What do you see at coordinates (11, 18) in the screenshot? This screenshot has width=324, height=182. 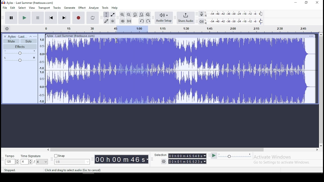 I see `pause` at bounding box center [11, 18].